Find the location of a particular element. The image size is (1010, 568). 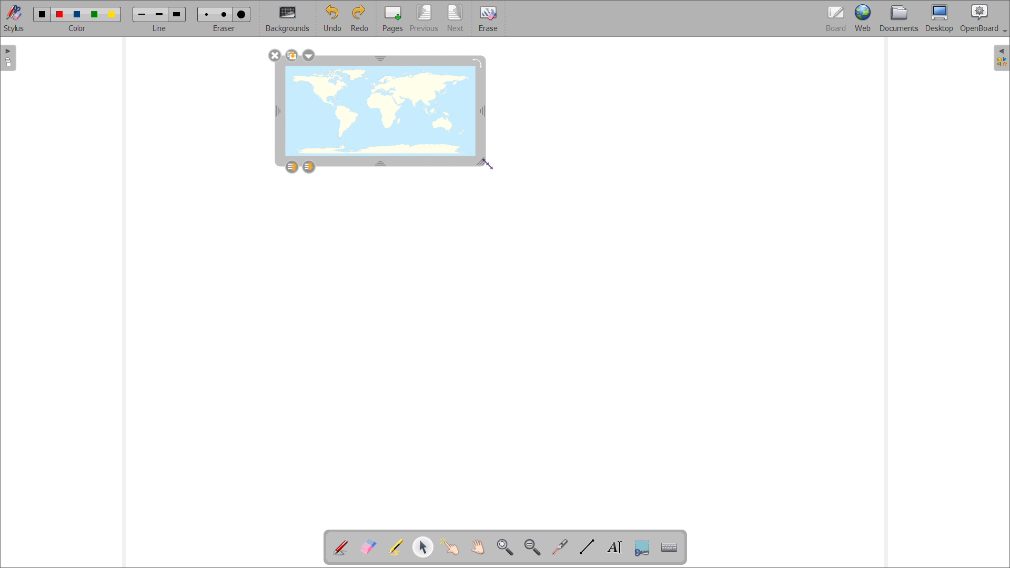

previous page is located at coordinates (424, 18).